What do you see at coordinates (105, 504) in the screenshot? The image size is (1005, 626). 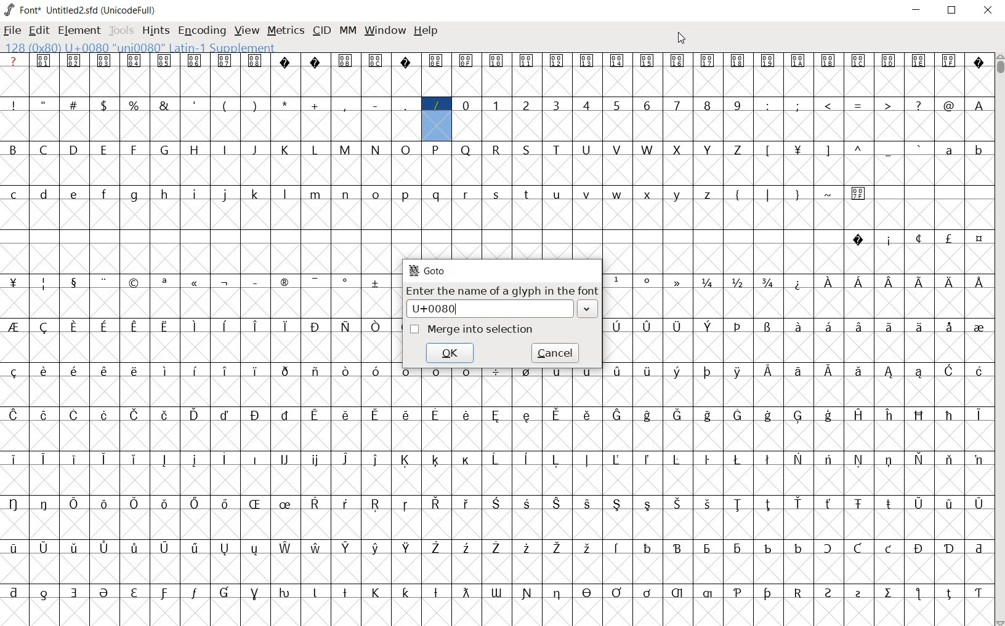 I see `glyph` at bounding box center [105, 504].